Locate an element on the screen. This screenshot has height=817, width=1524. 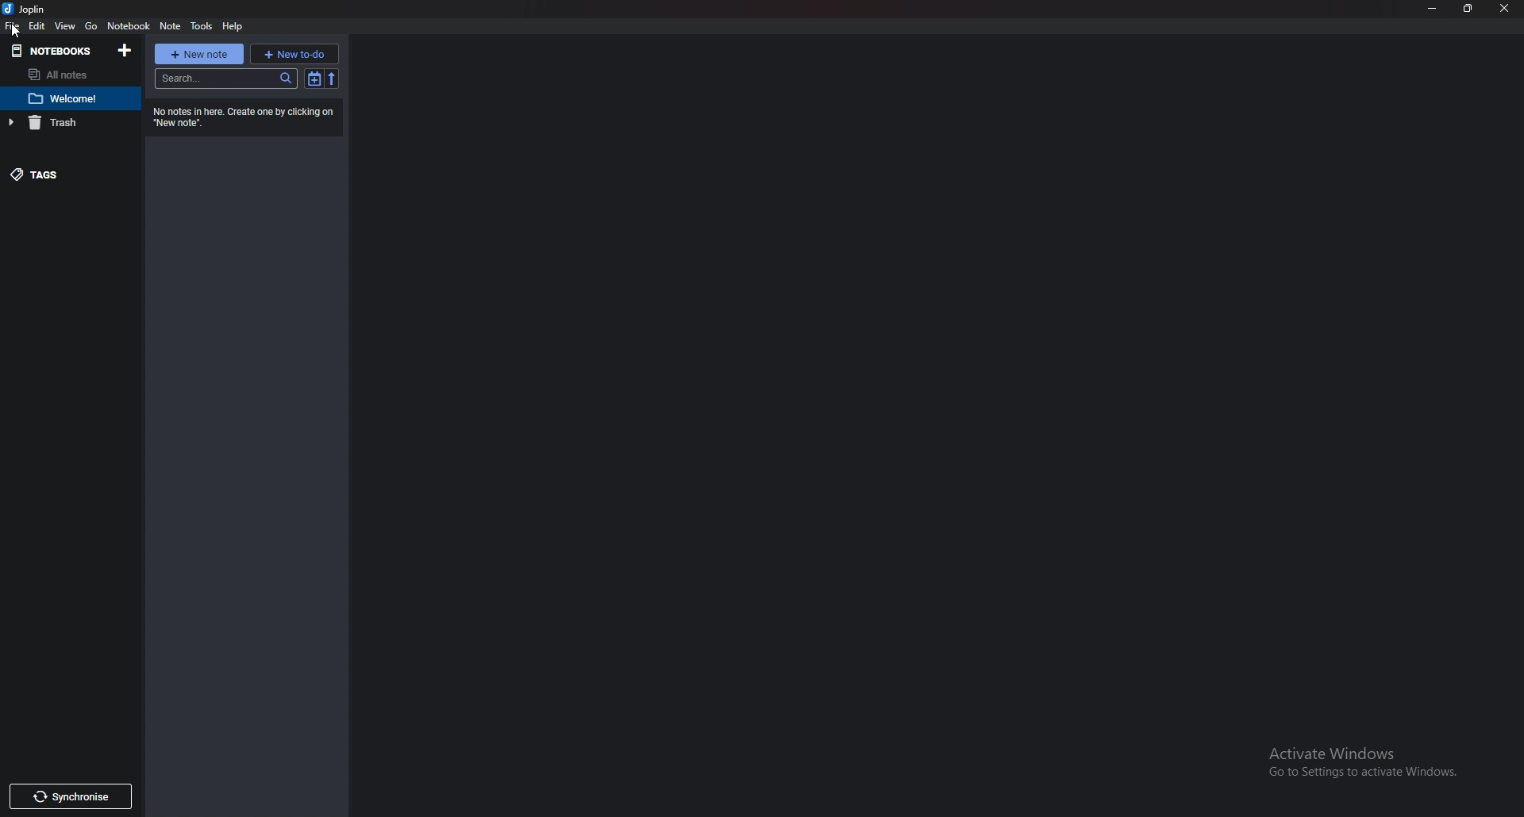
new to do is located at coordinates (294, 54).